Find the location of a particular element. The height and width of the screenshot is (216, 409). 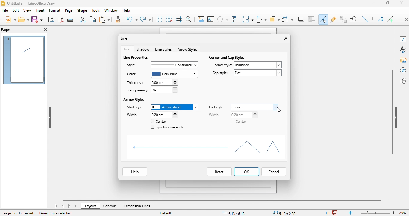

helpline while moving is located at coordinates (178, 20).